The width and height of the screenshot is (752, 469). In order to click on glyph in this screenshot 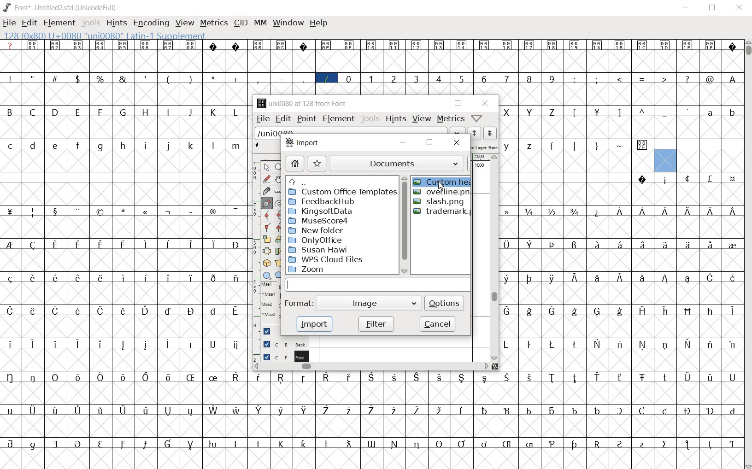, I will do `click(440, 444)`.